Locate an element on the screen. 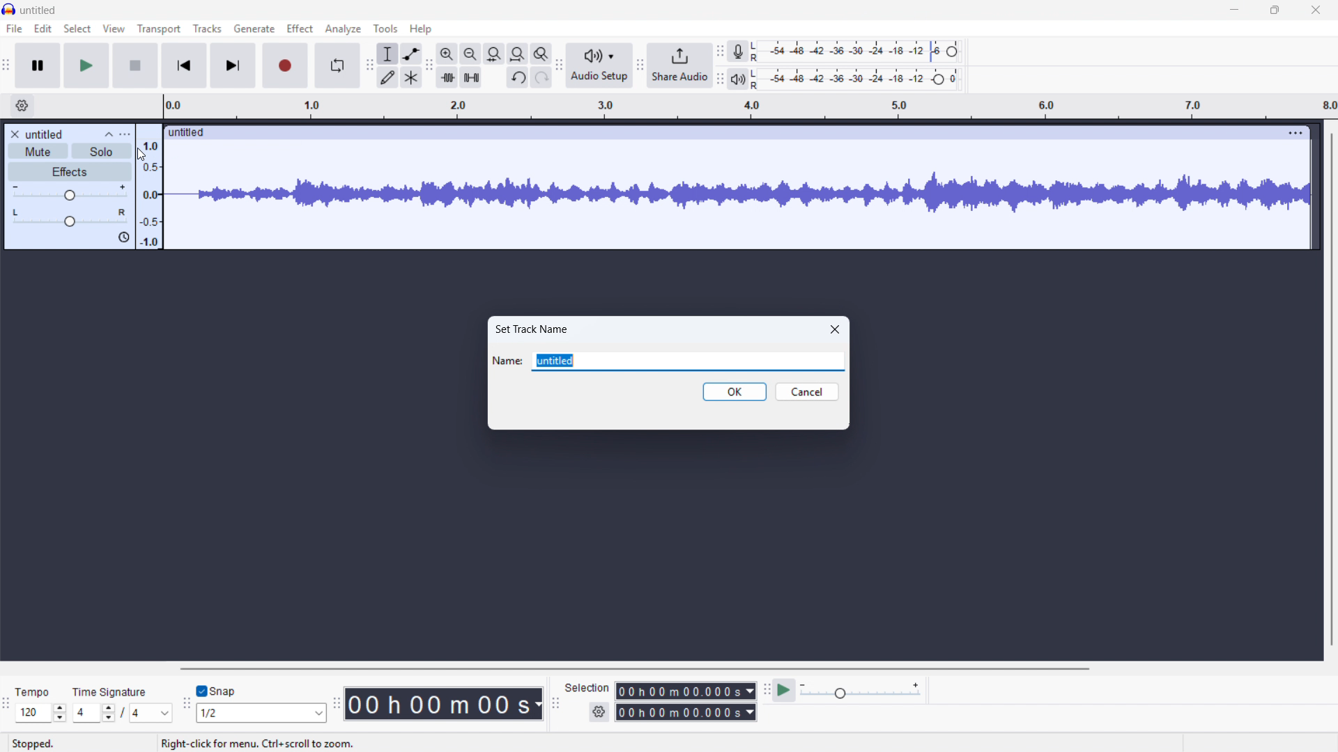  mute  is located at coordinates (38, 151).